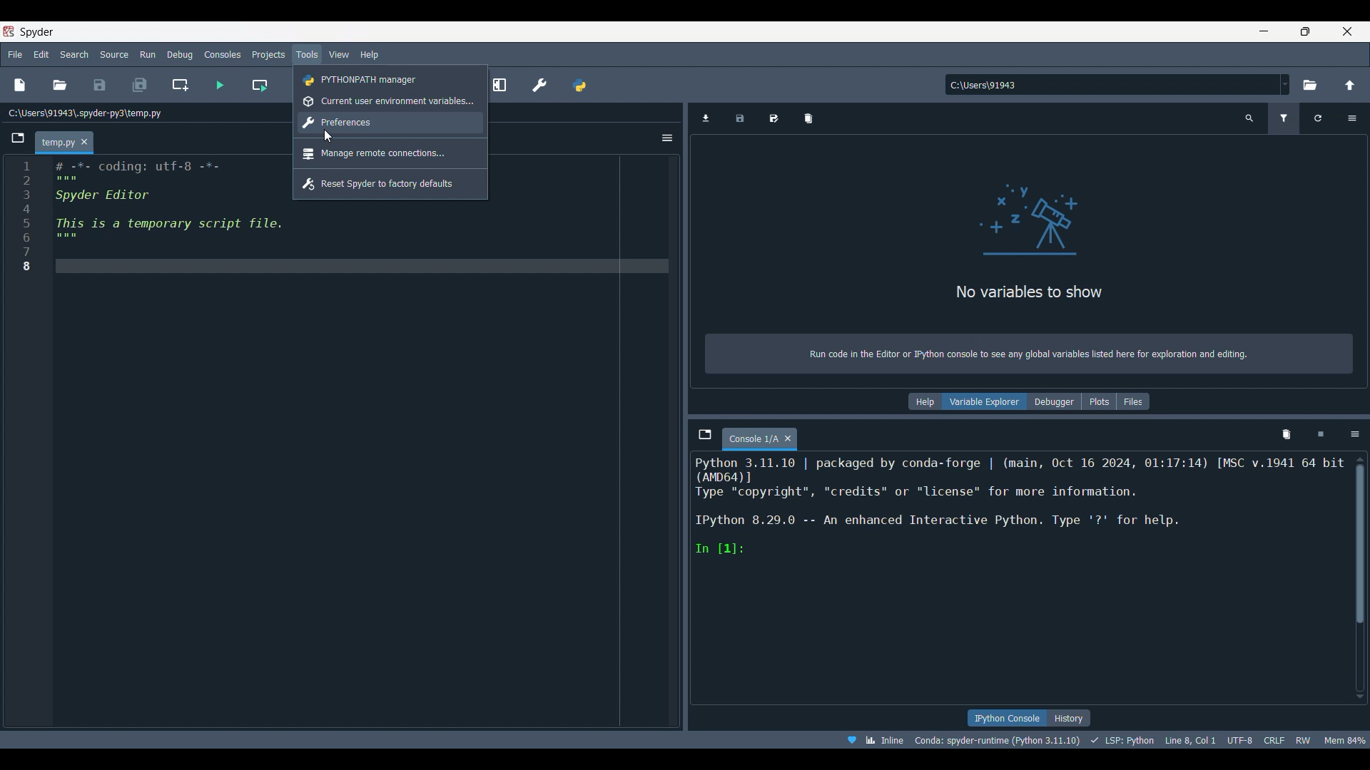  What do you see at coordinates (1096, 402) in the screenshot?
I see `Plots` at bounding box center [1096, 402].